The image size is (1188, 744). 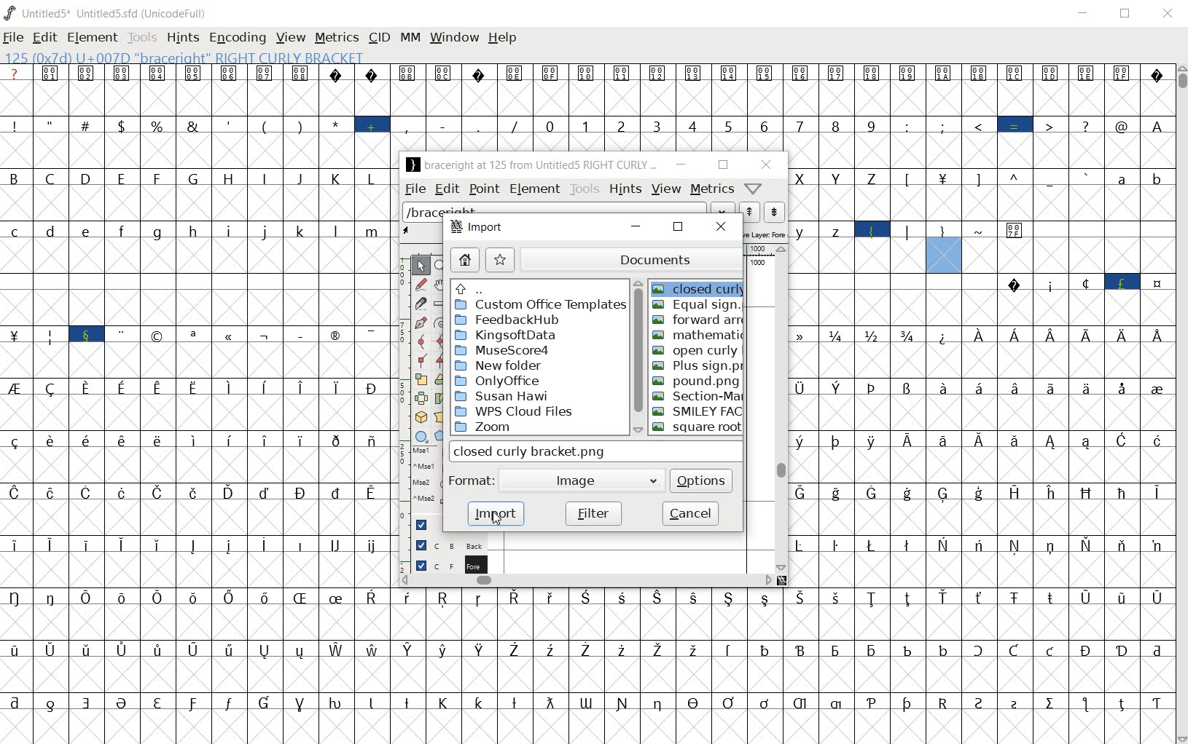 What do you see at coordinates (697, 306) in the screenshot?
I see `equal sign` at bounding box center [697, 306].